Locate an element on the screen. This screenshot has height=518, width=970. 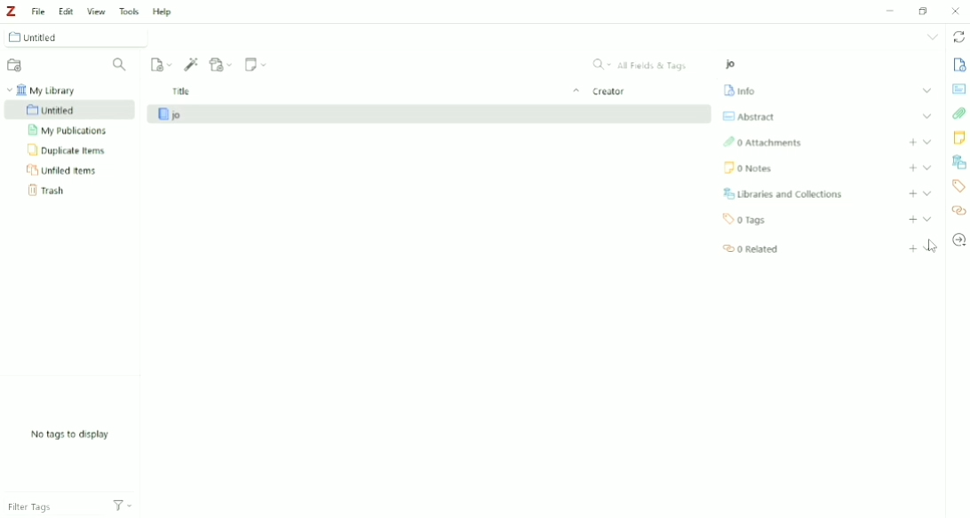
Add is located at coordinates (913, 219).